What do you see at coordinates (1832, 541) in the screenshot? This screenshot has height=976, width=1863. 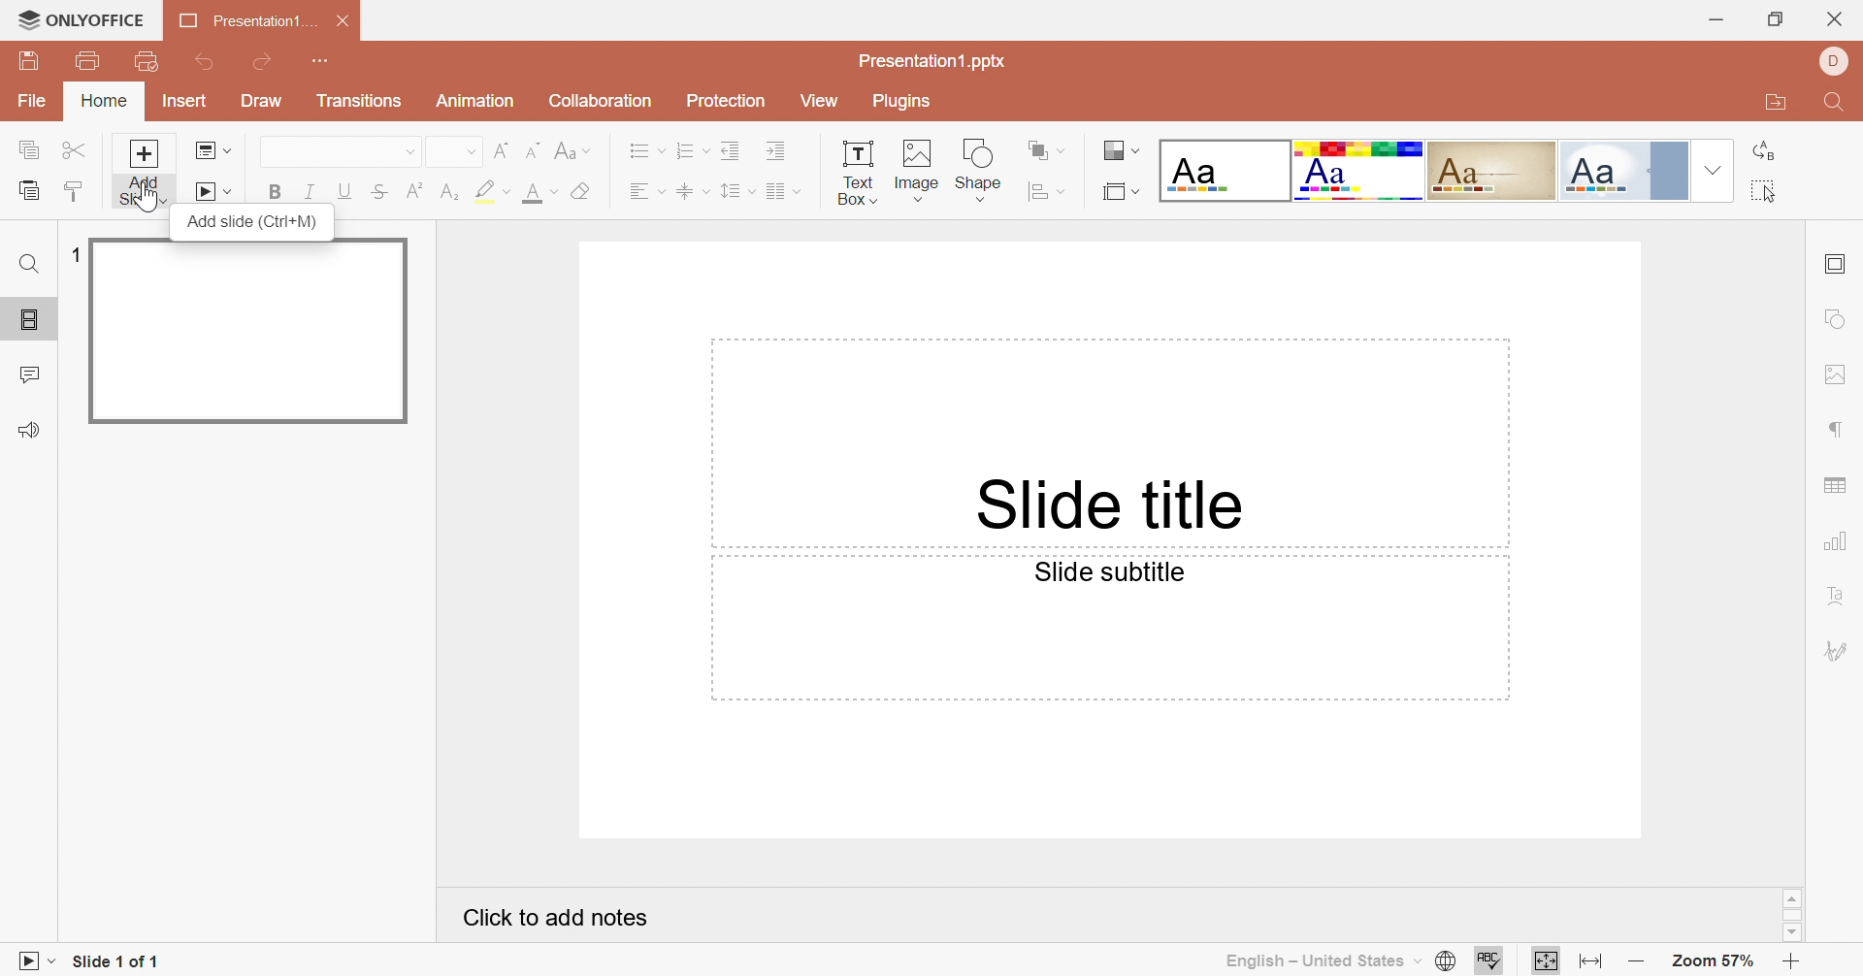 I see `Chart settings` at bounding box center [1832, 541].